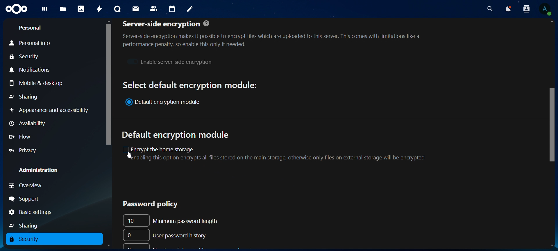 This screenshot has height=251, width=558. Describe the element at coordinates (23, 137) in the screenshot. I see `flow` at that location.